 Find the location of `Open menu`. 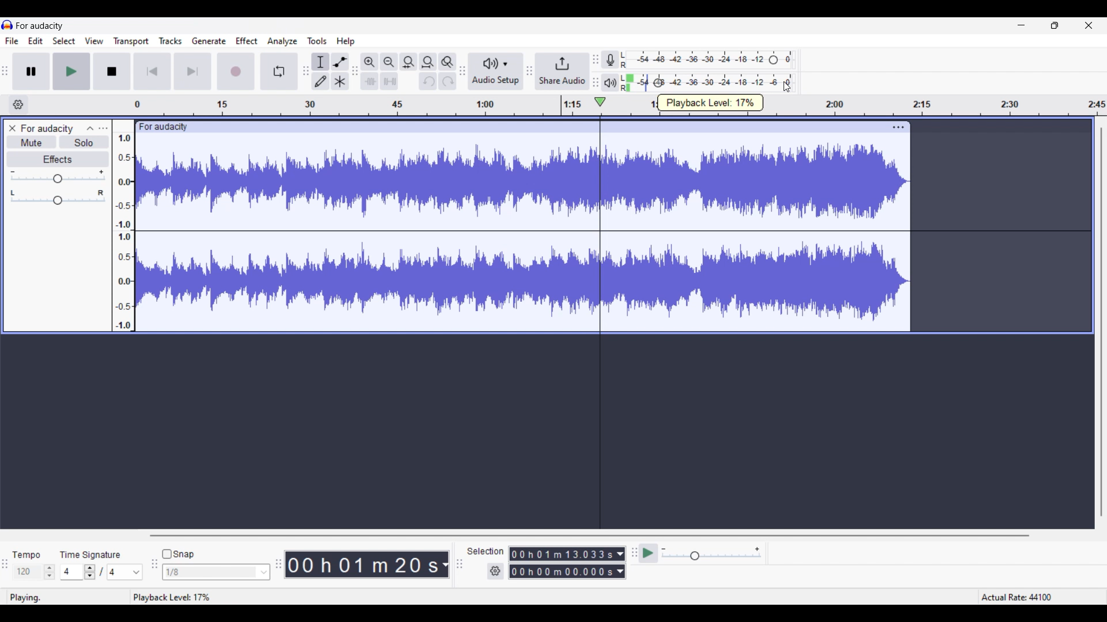

Open menu is located at coordinates (103, 128).